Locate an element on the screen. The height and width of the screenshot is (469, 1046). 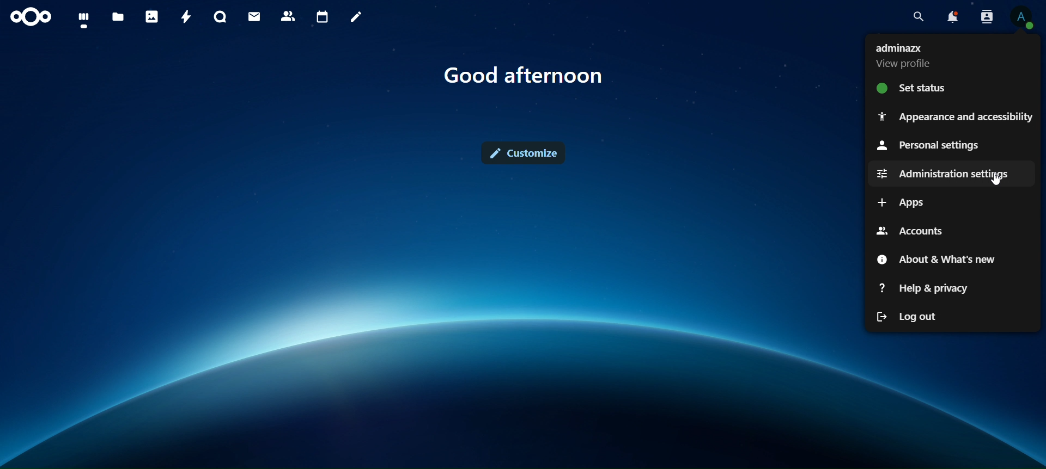
apps is located at coordinates (907, 202).